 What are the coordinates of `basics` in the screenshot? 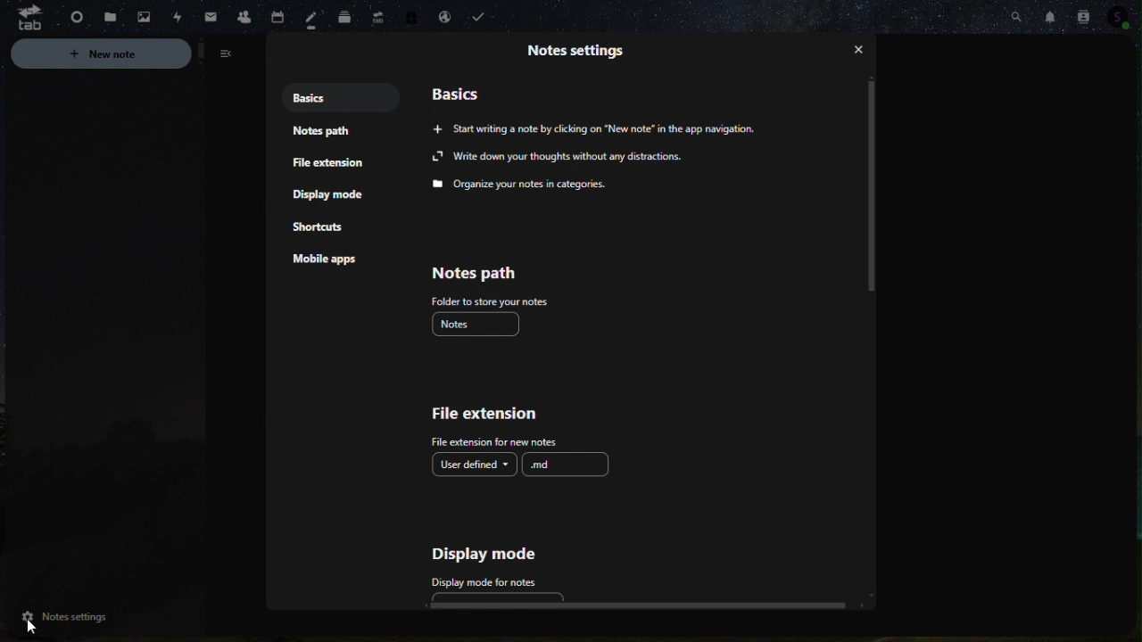 It's located at (320, 95).